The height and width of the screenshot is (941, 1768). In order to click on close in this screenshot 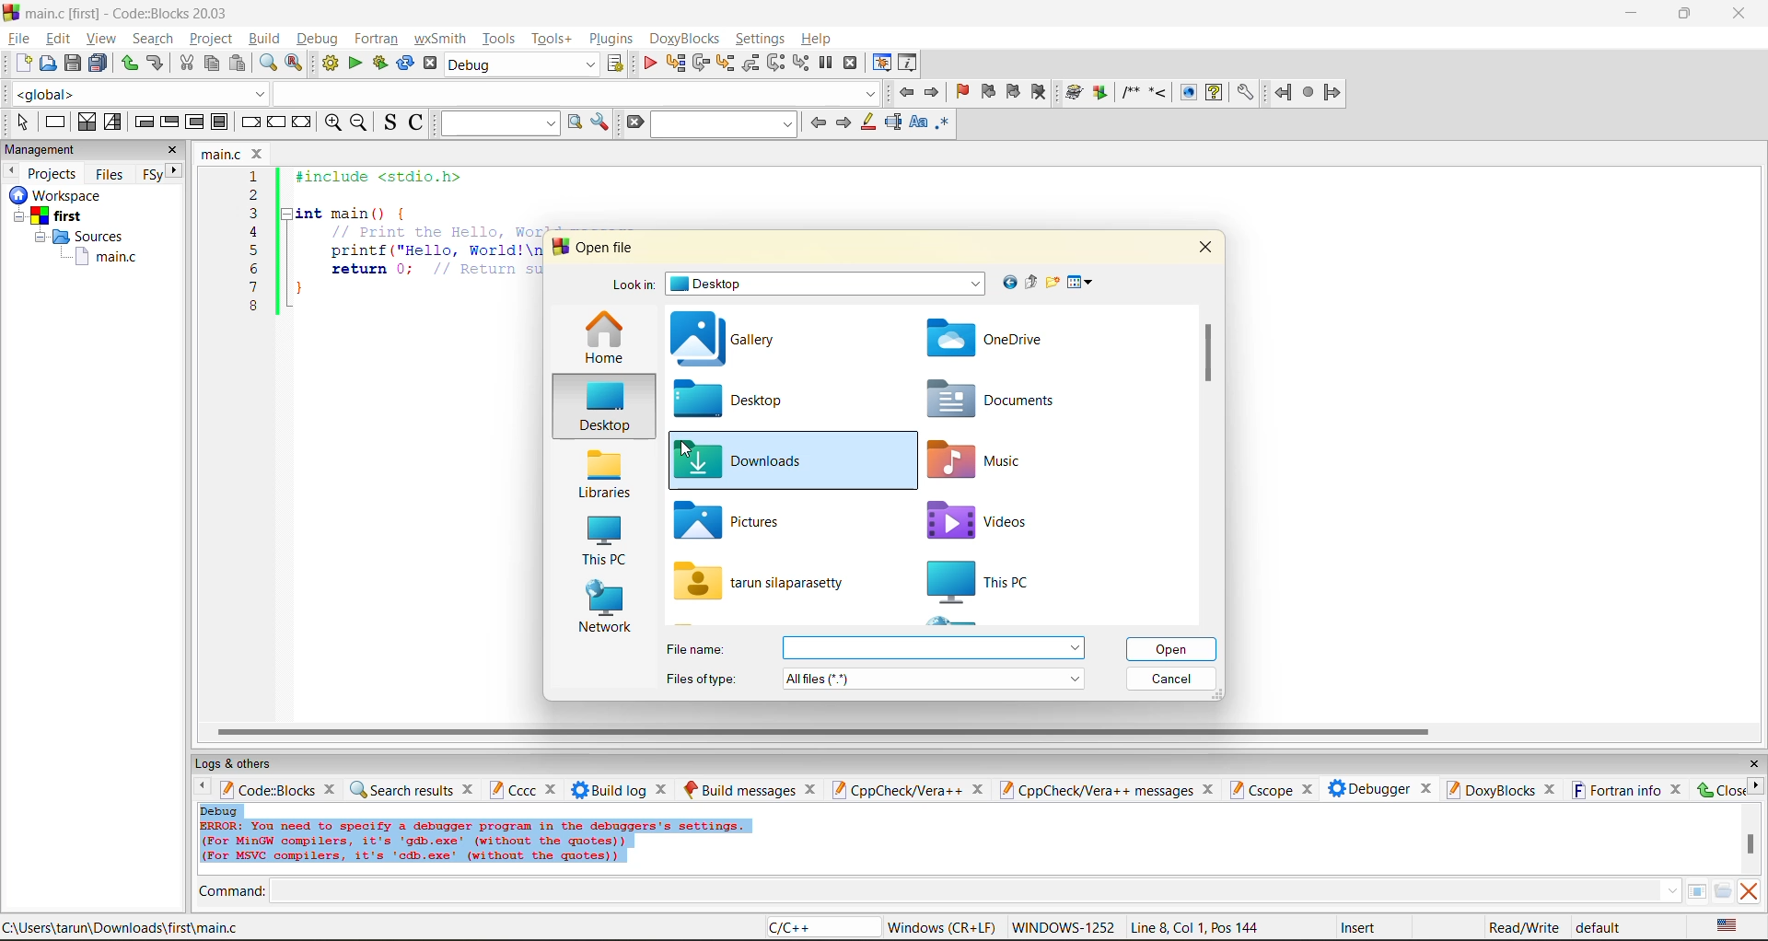, I will do `click(977, 790)`.